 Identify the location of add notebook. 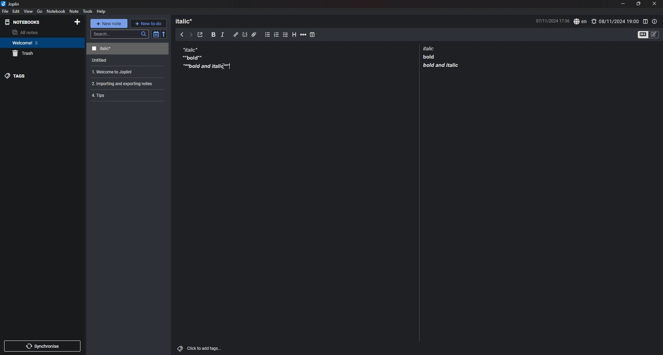
(77, 22).